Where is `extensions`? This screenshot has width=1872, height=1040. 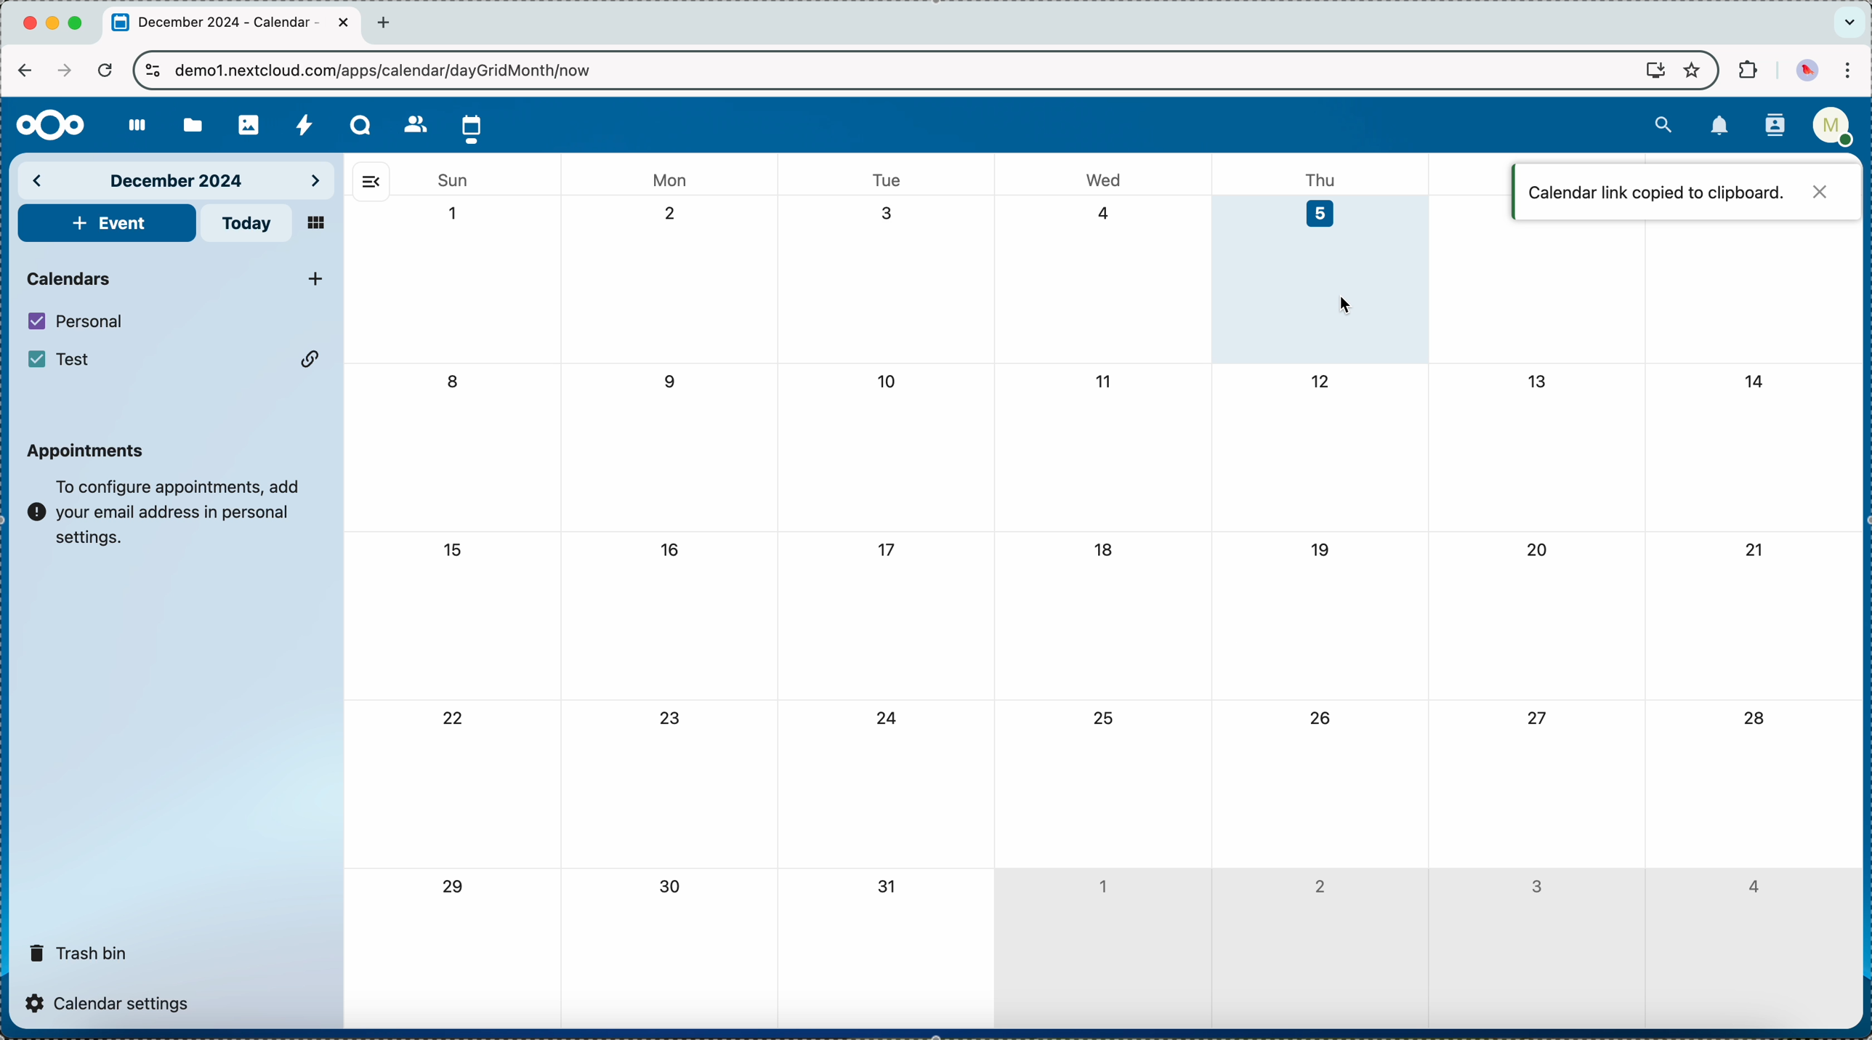 extensions is located at coordinates (1746, 71).